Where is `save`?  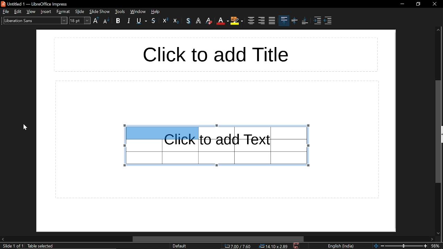
save is located at coordinates (297, 246).